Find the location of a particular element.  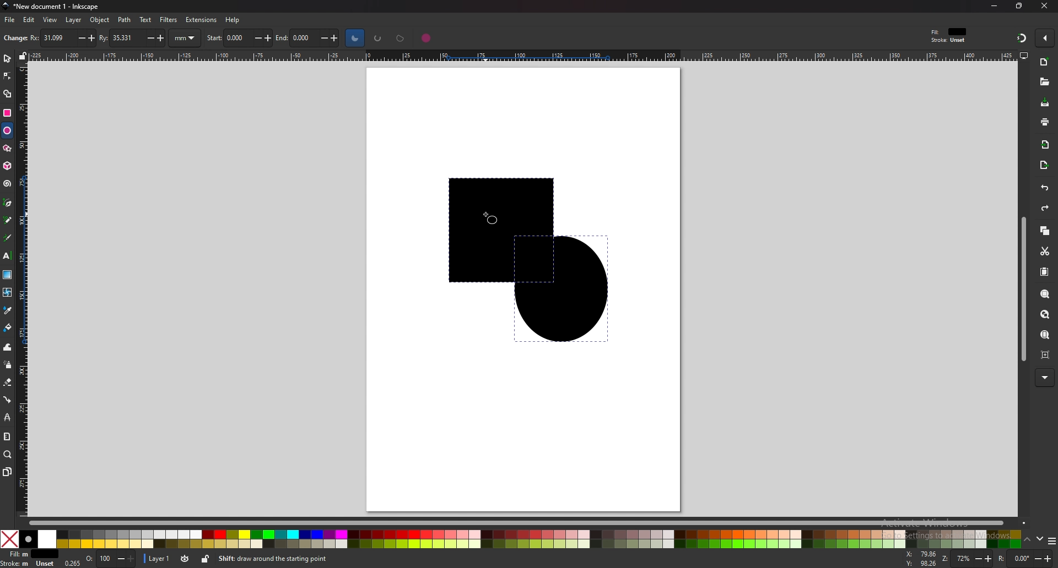

snapping is located at coordinates (1020, 37).